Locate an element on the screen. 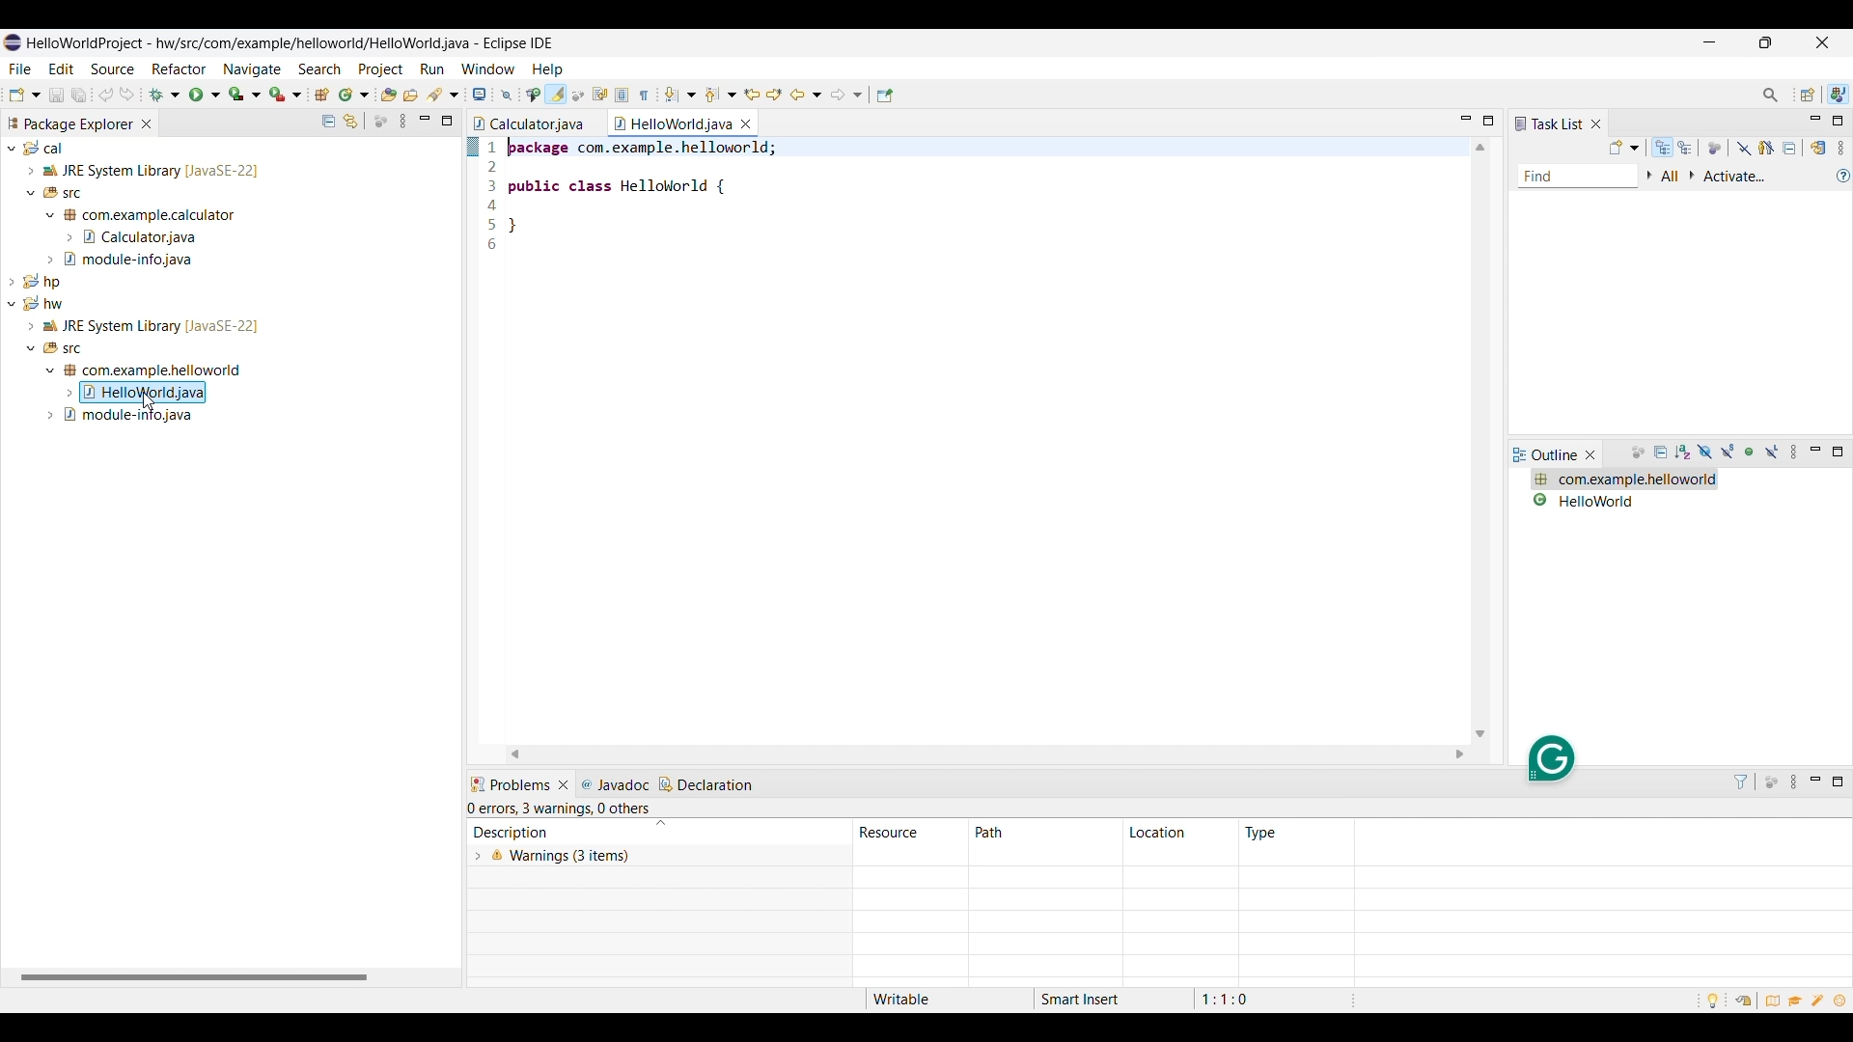  Hide fields is located at coordinates (1703, 452).